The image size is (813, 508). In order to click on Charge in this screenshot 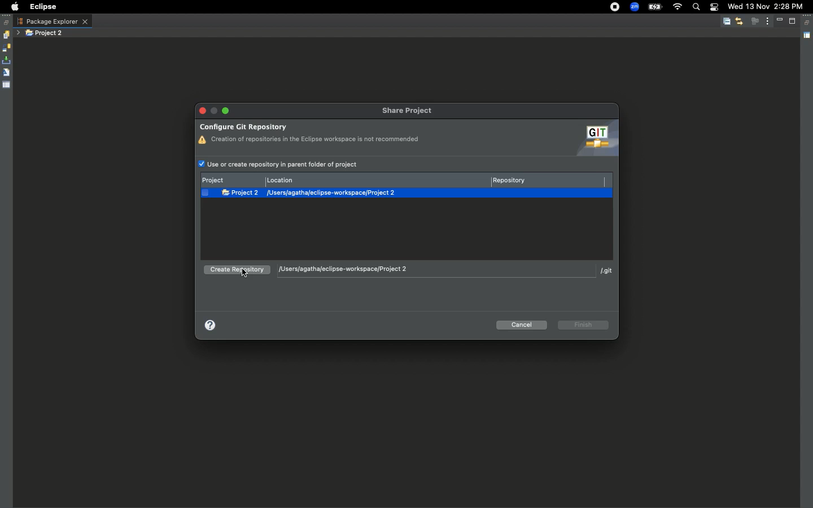, I will do `click(654, 8)`.